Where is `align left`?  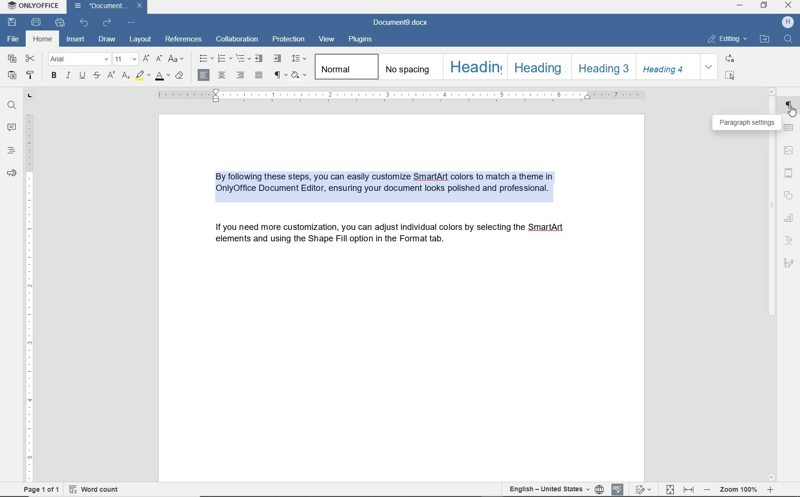 align left is located at coordinates (204, 74).